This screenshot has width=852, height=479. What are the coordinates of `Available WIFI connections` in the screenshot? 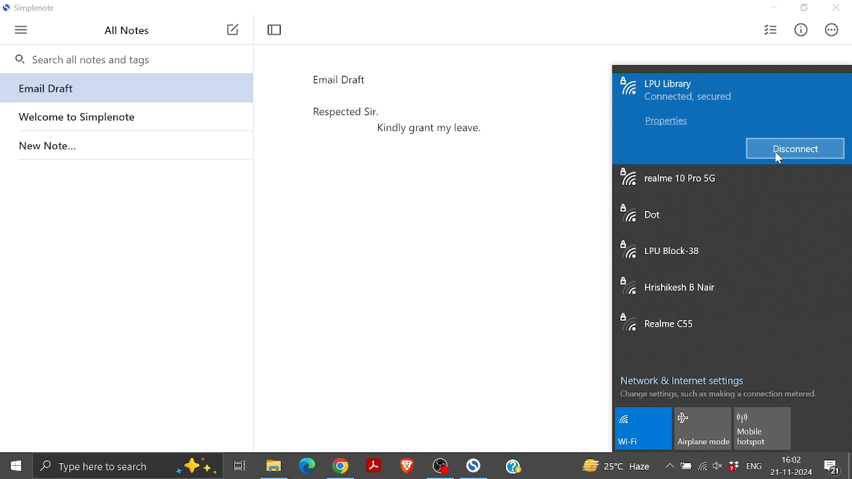 It's located at (730, 259).